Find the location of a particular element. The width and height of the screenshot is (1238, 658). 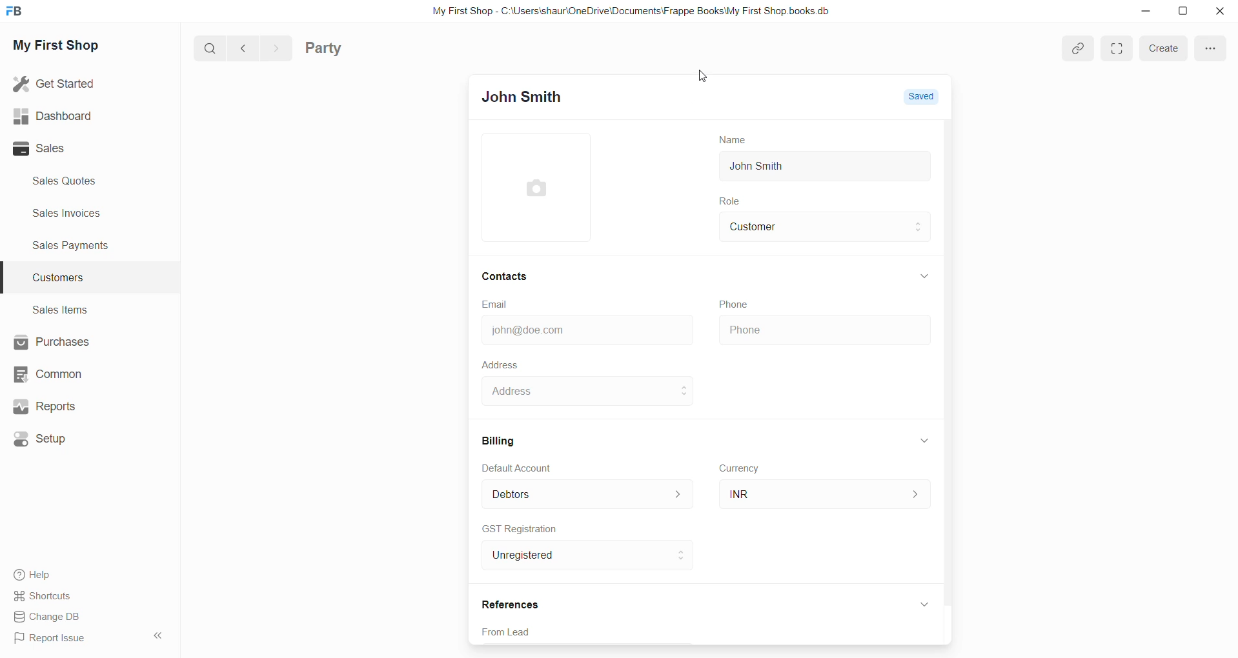

My First Shop - C:\Users\shaur\OneDrive\Documents\Frappe BooksiMy First Shop books db is located at coordinates (625, 11).